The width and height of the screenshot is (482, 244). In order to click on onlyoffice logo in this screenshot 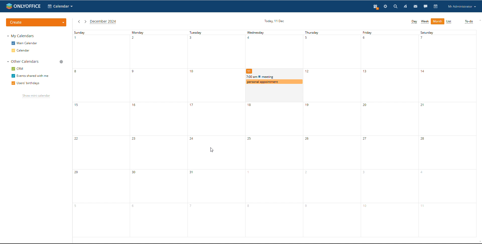, I will do `click(9, 6)`.